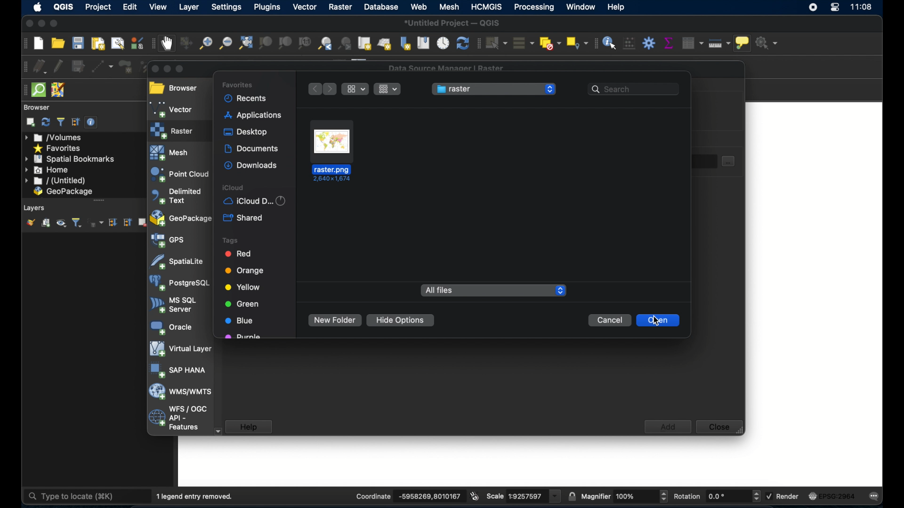  I want to click on virtual layer, so click(180, 348).